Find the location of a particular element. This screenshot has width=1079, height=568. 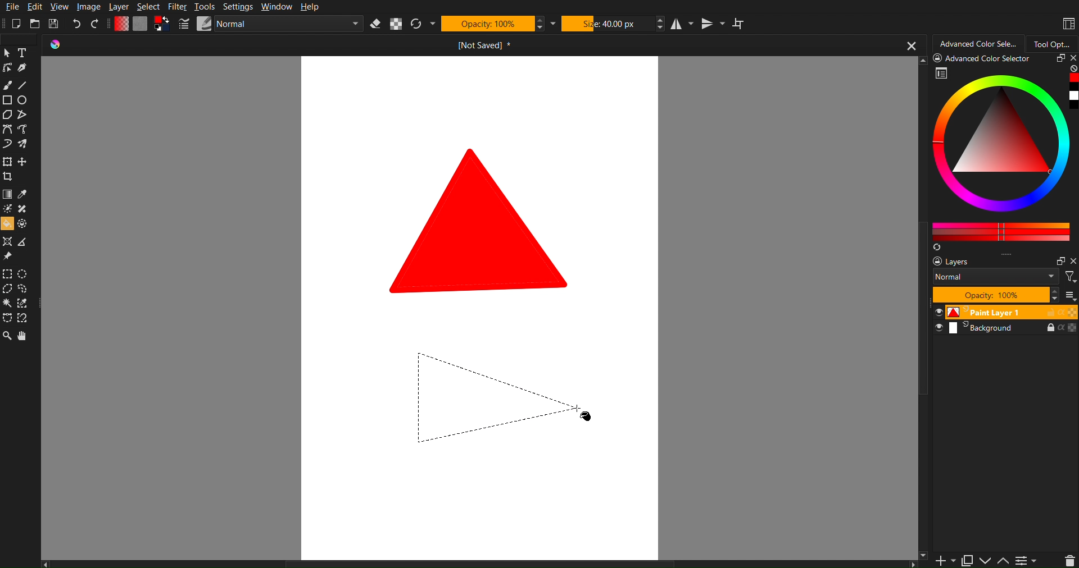

Brightness is located at coordinates (7, 209).